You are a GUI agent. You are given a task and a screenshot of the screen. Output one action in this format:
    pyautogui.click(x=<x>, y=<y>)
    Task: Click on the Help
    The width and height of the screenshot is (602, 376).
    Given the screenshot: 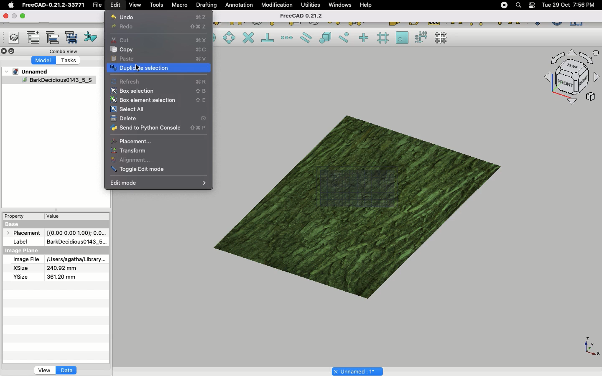 What is the action you would take?
    pyautogui.click(x=366, y=5)
    